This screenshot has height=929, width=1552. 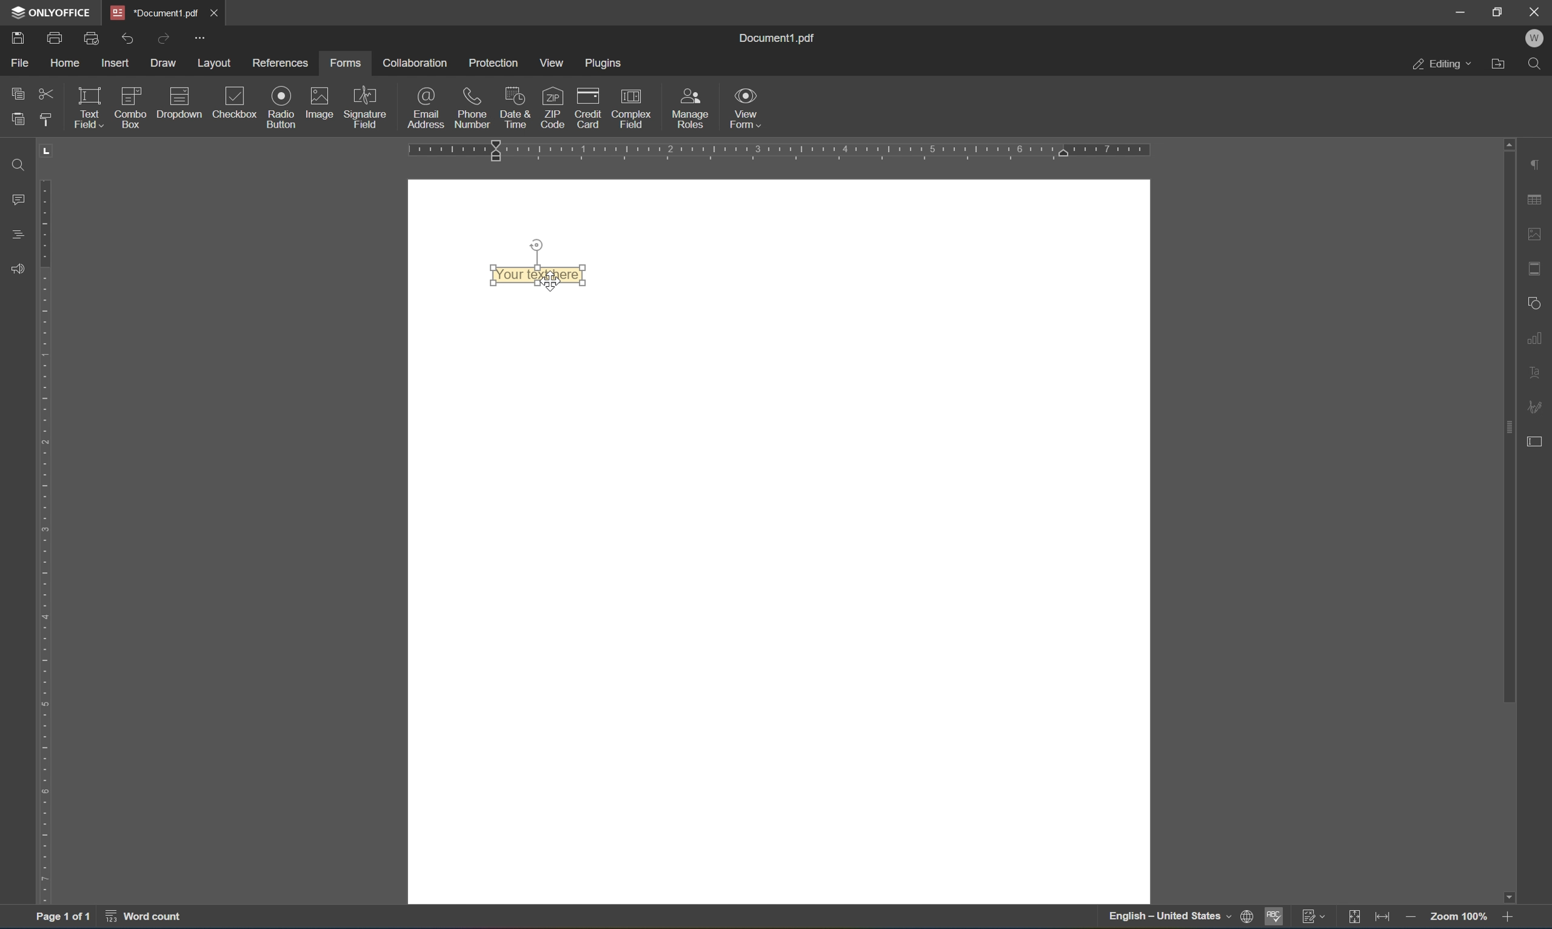 What do you see at coordinates (589, 106) in the screenshot?
I see `credit card` at bounding box center [589, 106].